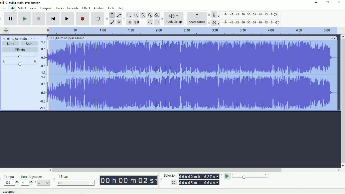 The width and height of the screenshot is (345, 194). What do you see at coordinates (343, 101) in the screenshot?
I see `Vertical scrollbar` at bounding box center [343, 101].